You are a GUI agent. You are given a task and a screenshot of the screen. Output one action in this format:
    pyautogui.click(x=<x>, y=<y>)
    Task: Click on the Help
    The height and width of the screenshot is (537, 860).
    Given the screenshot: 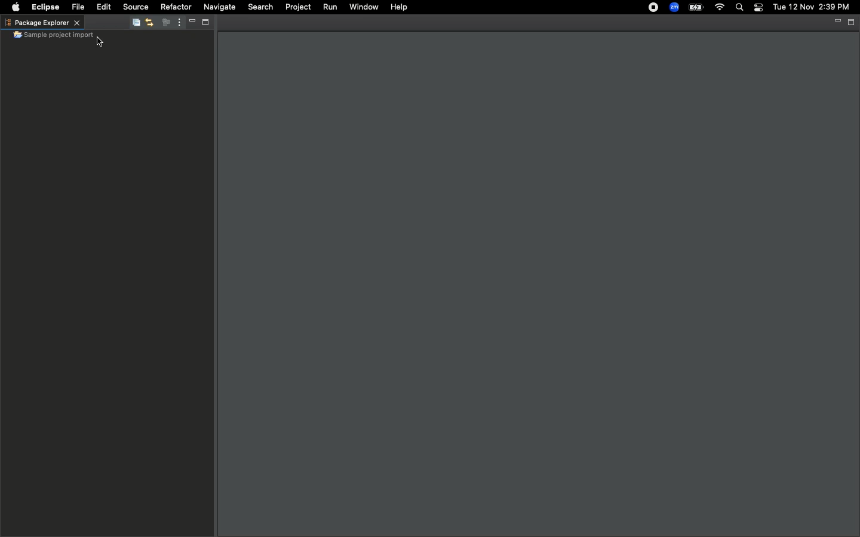 What is the action you would take?
    pyautogui.click(x=399, y=7)
    